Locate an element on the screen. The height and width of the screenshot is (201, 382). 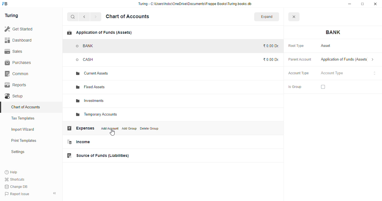
common is located at coordinates (17, 74).